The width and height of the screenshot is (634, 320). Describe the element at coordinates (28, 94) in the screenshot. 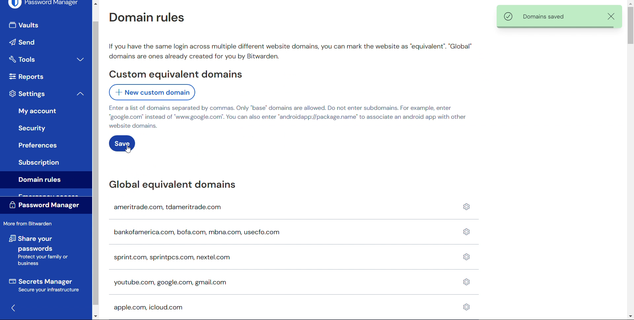

I see `Settings ` at that location.